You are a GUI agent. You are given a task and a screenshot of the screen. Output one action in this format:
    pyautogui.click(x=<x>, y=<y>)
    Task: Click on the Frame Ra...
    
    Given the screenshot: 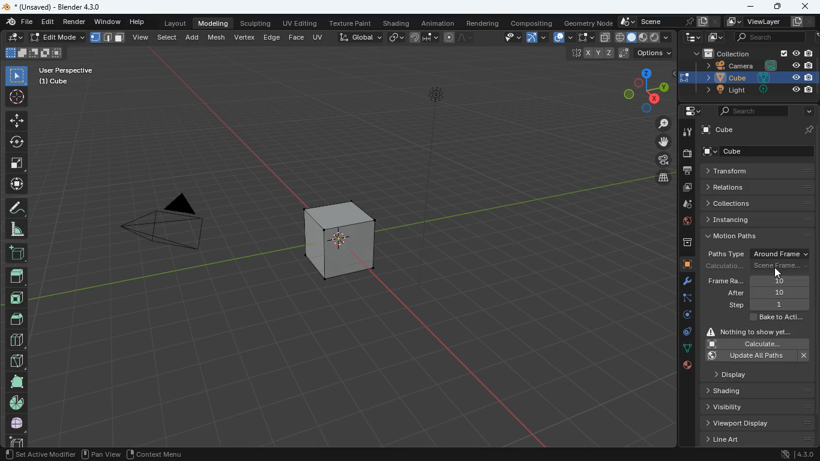 What is the action you would take?
    pyautogui.click(x=726, y=281)
    